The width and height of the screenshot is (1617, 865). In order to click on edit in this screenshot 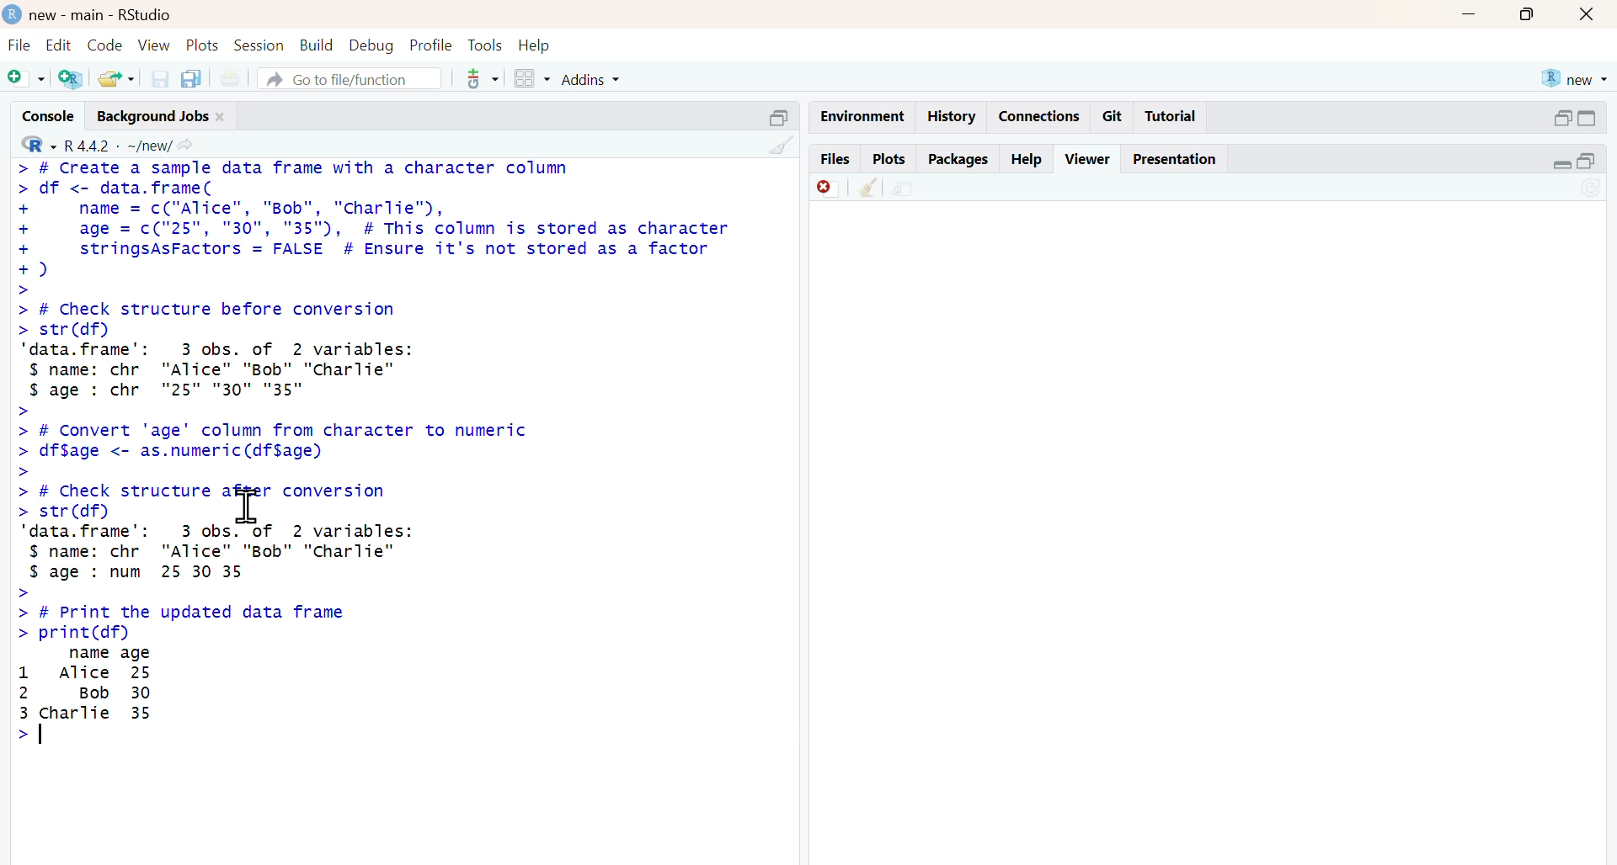, I will do `click(59, 45)`.